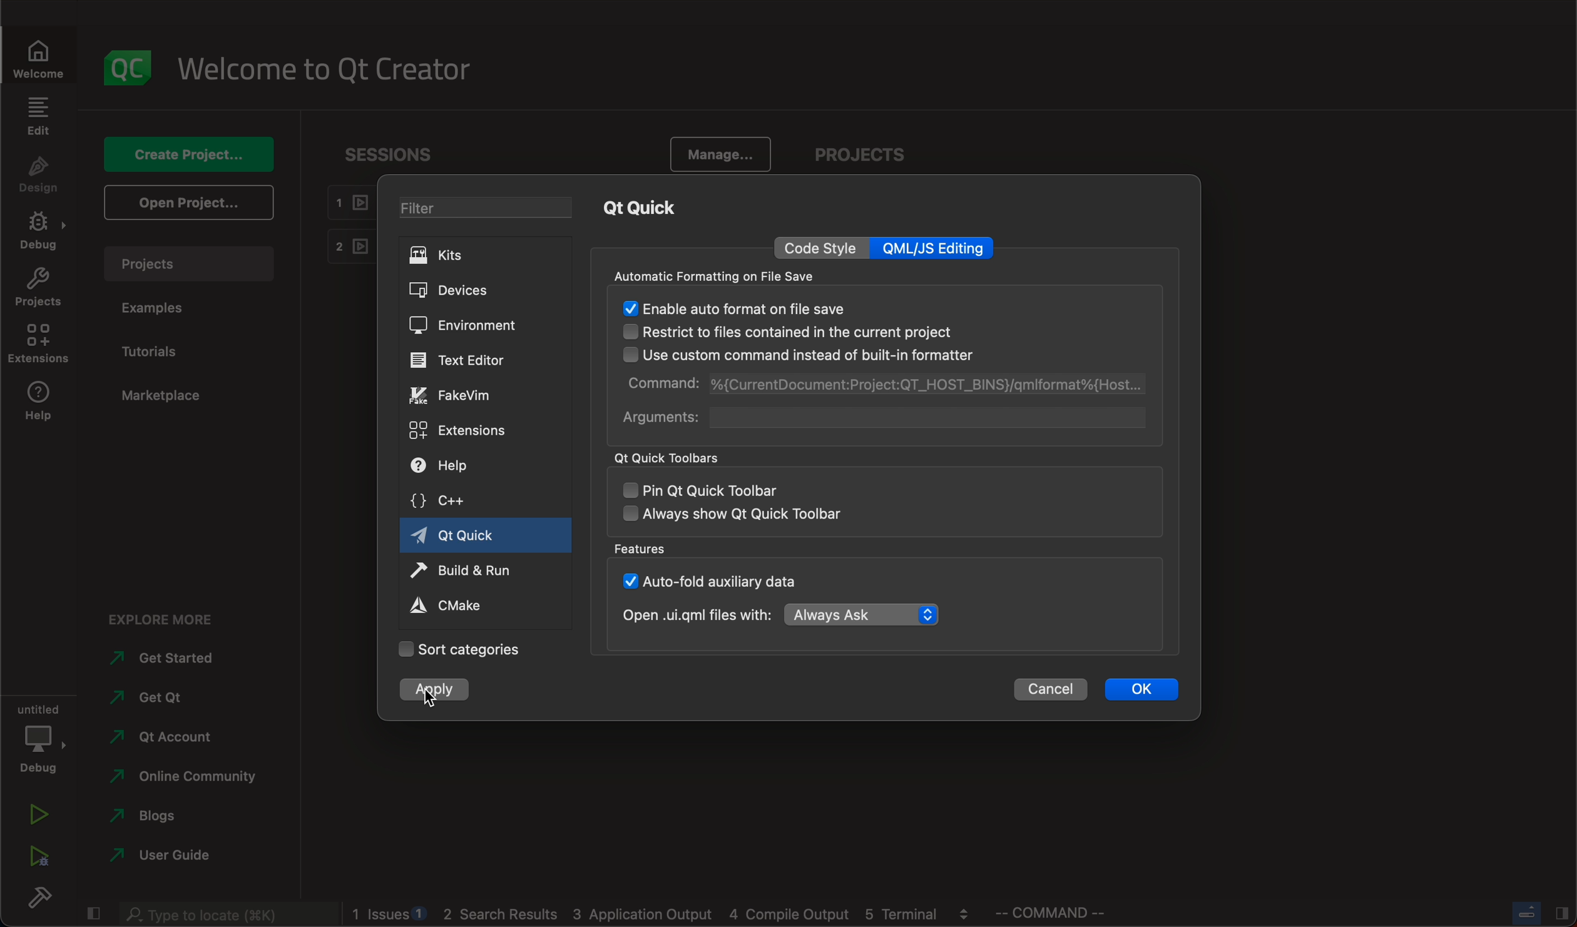  What do you see at coordinates (394, 154) in the screenshot?
I see `sessions` at bounding box center [394, 154].